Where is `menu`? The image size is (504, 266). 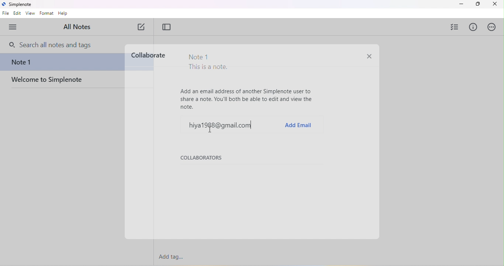 menu is located at coordinates (15, 27).